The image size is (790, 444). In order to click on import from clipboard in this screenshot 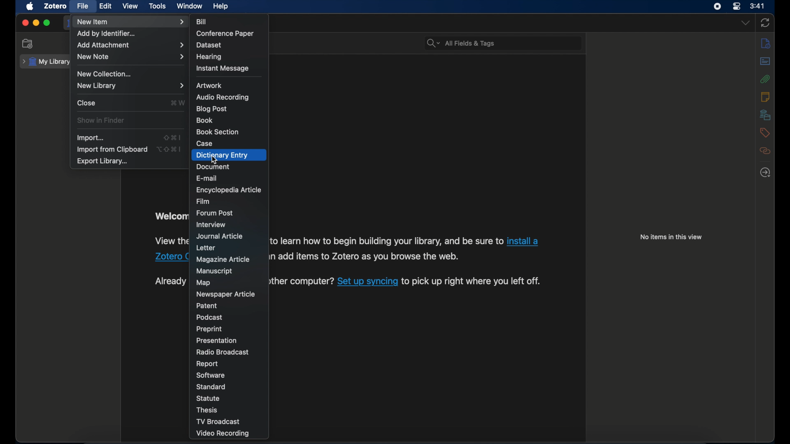, I will do `click(112, 150)`.